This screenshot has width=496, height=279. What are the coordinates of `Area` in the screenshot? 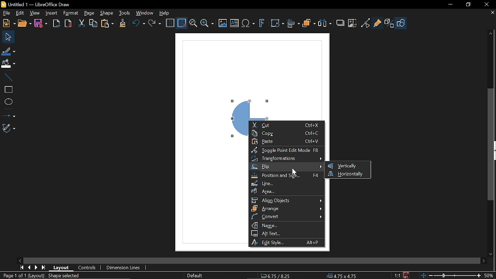 It's located at (286, 191).